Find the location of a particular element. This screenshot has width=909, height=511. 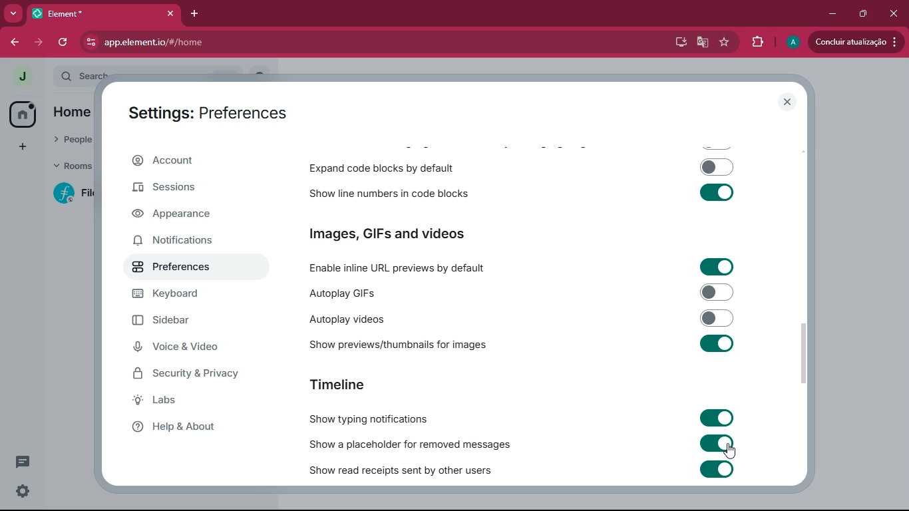

toggle on/off is located at coordinates (716, 469).